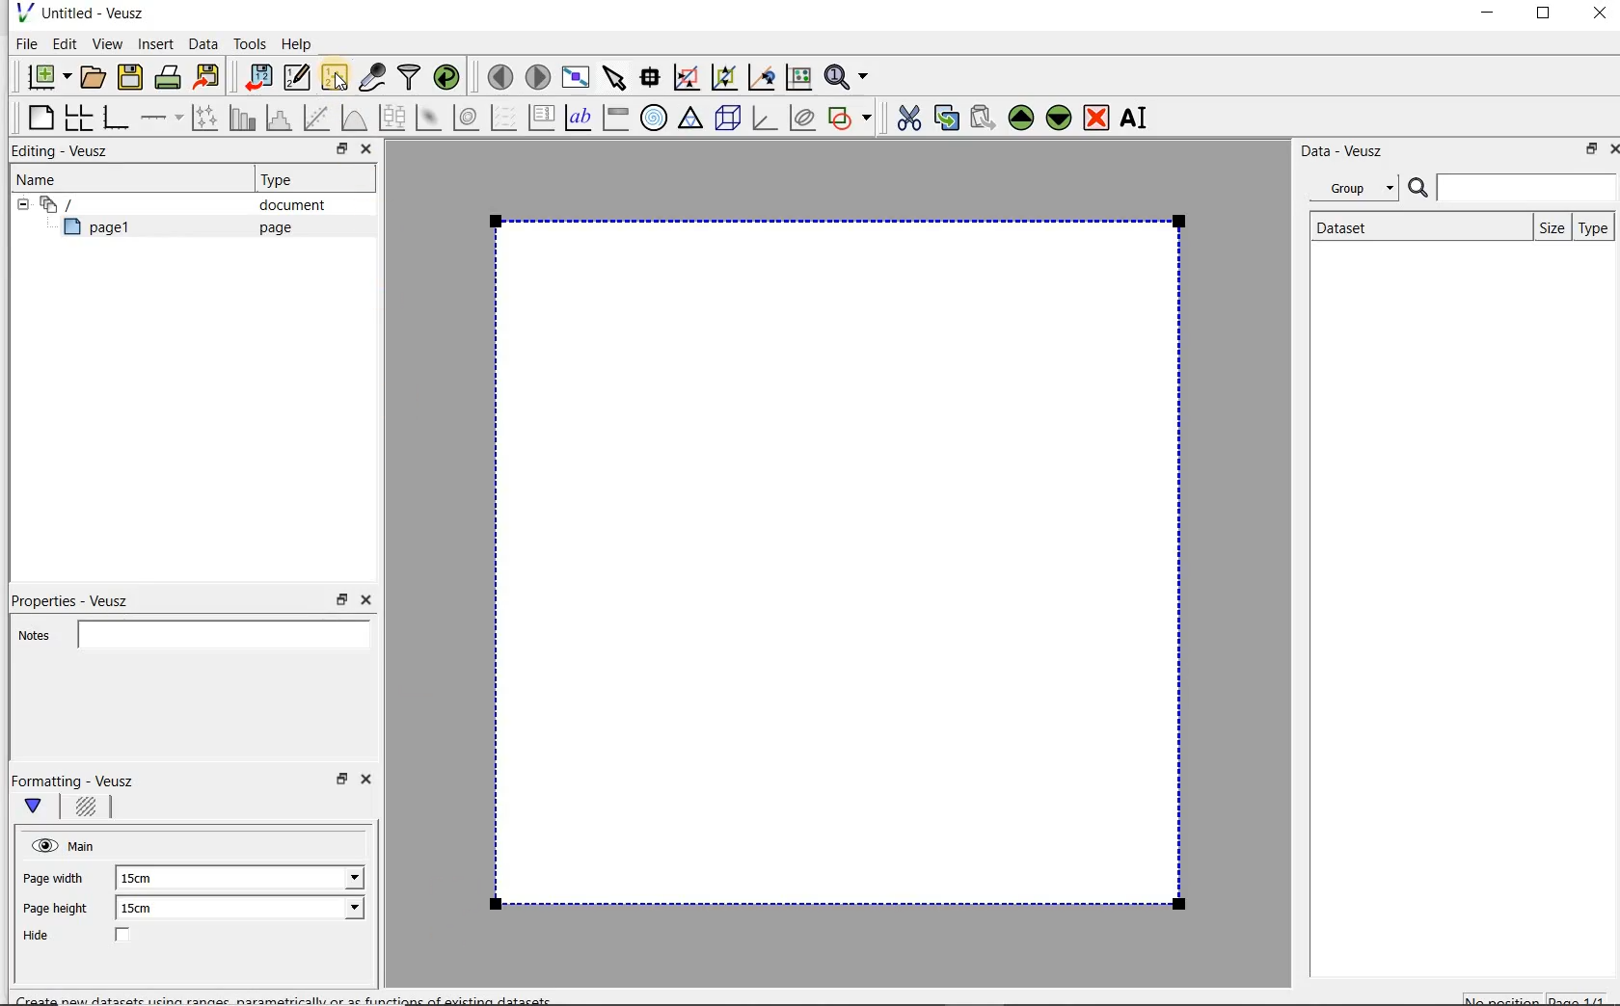 This screenshot has width=1620, height=1006. I want to click on view plot full screen, so click(574, 75).